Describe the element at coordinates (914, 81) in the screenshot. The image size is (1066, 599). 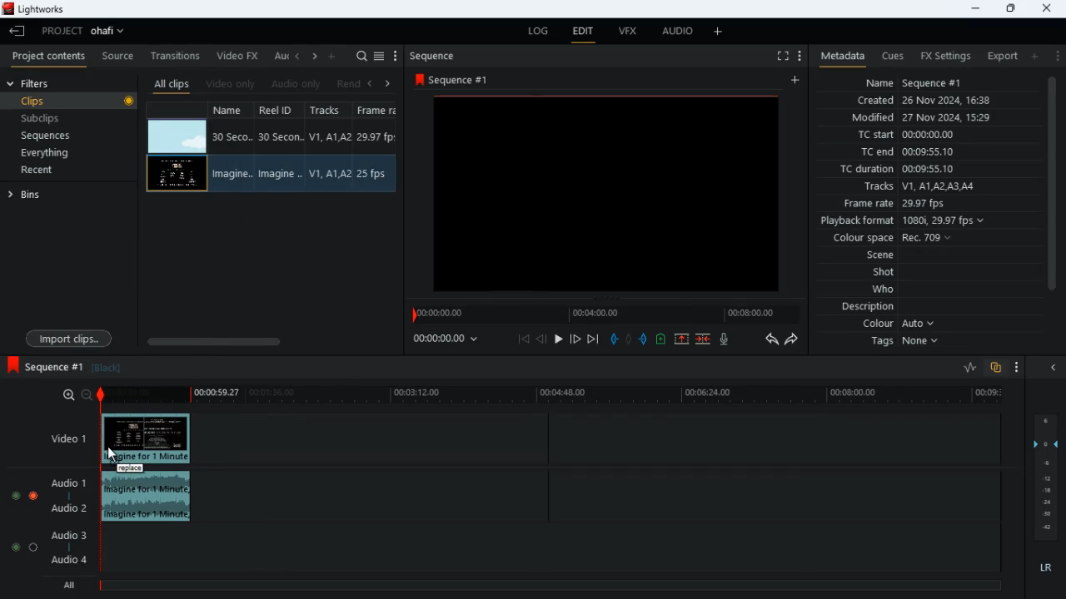
I see `name` at that location.